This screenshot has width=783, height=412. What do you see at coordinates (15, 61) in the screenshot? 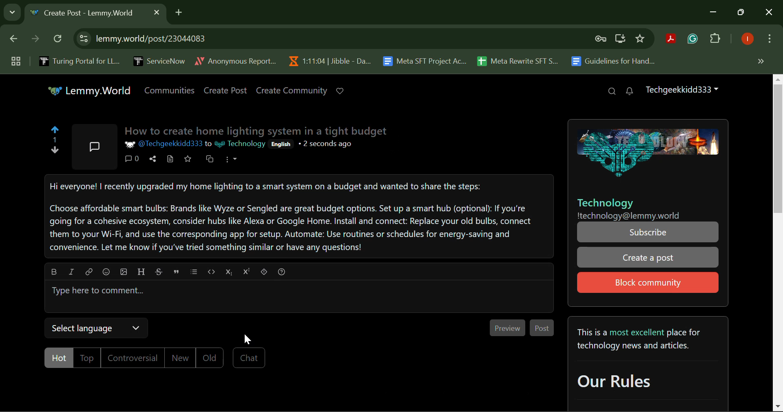
I see `Group Tabs` at bounding box center [15, 61].